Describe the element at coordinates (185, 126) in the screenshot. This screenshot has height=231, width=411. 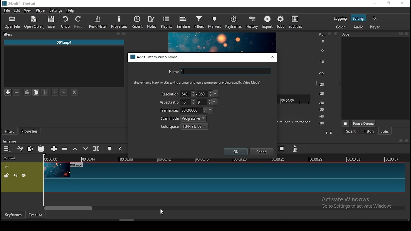
I see `colorspace` at that location.